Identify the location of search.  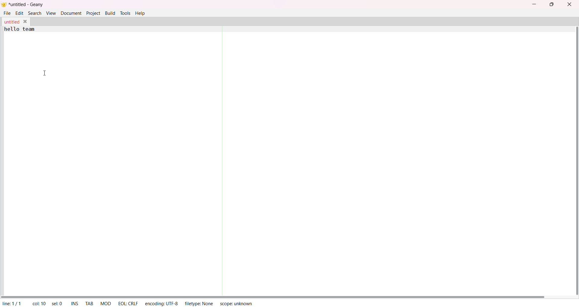
(36, 13).